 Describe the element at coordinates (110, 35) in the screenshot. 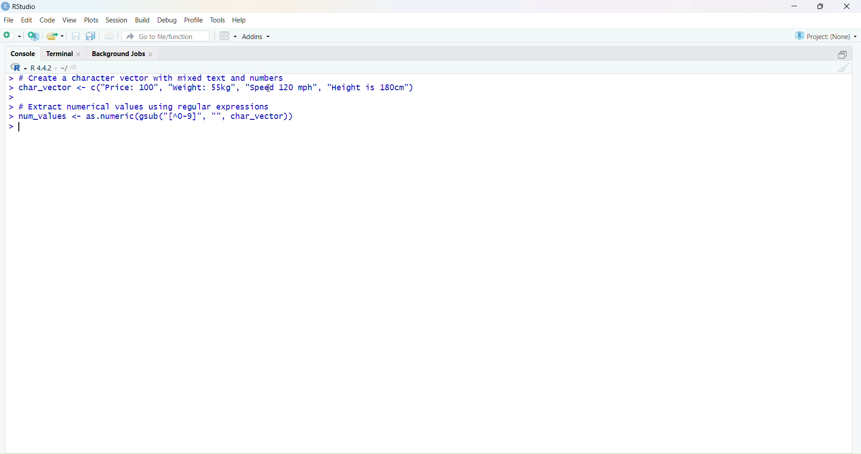

I see `print` at that location.